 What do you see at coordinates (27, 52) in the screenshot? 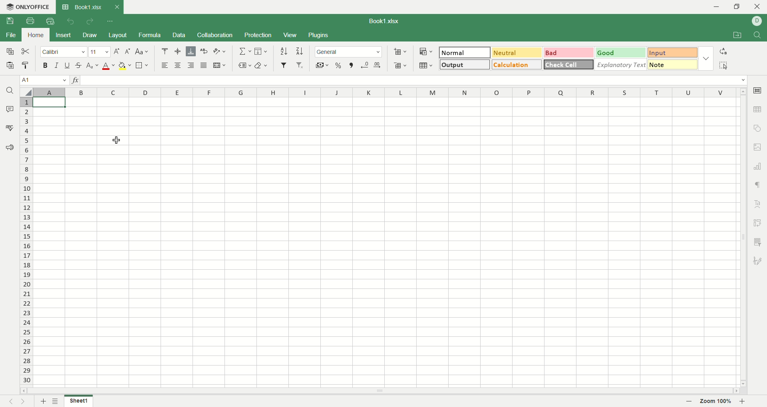
I see `cut` at bounding box center [27, 52].